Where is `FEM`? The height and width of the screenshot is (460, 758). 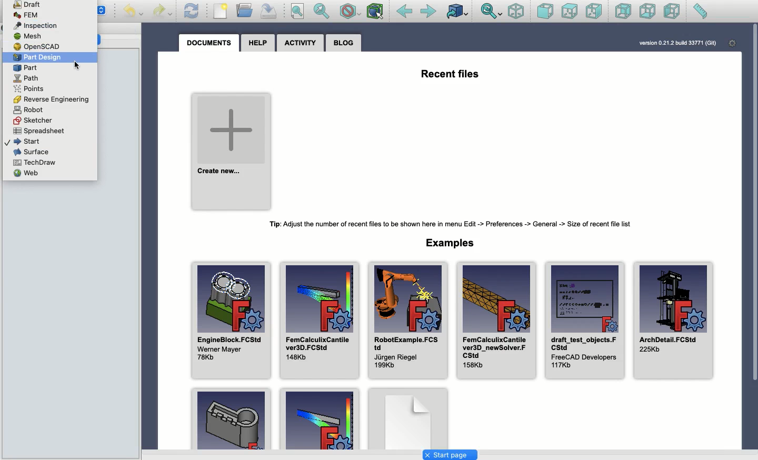
FEM is located at coordinates (30, 15).